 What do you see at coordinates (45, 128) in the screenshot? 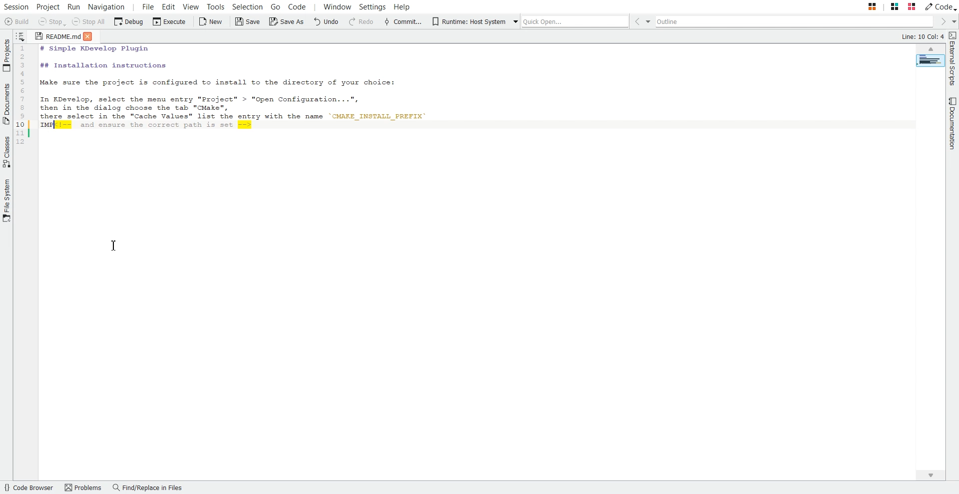
I see `IMP (comment added to the commented text)` at bounding box center [45, 128].